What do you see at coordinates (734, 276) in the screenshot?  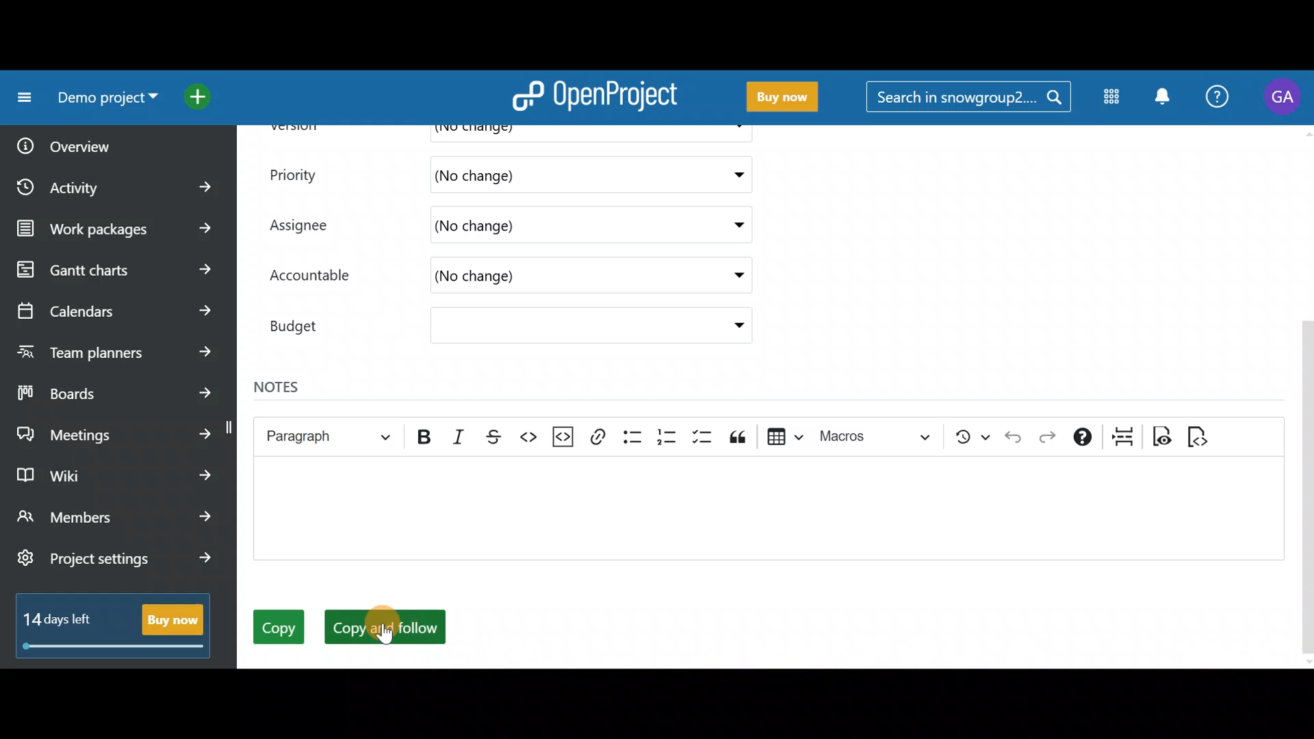 I see `Accountable drop down` at bounding box center [734, 276].